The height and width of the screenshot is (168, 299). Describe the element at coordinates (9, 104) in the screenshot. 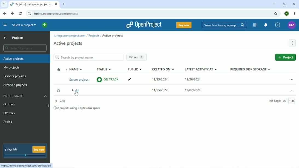

I see `On track` at that location.